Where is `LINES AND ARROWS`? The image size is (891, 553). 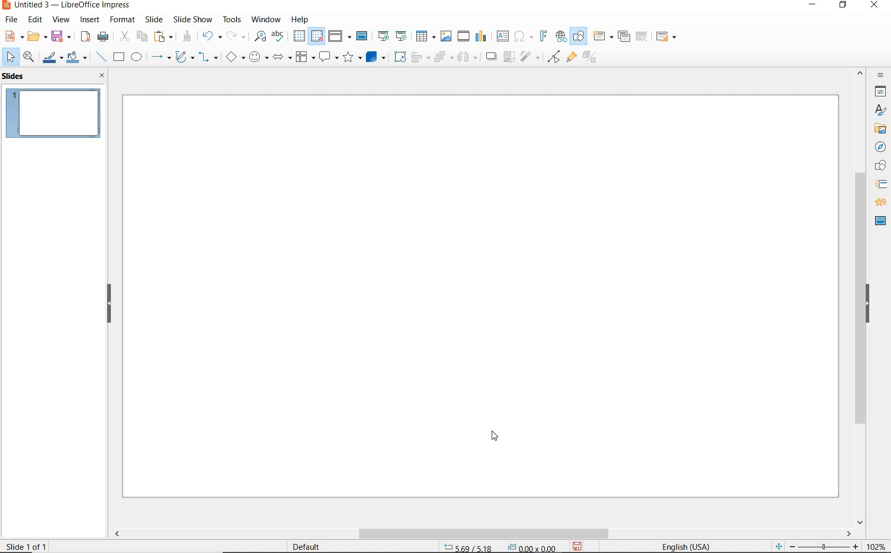
LINES AND ARROWS is located at coordinates (161, 58).